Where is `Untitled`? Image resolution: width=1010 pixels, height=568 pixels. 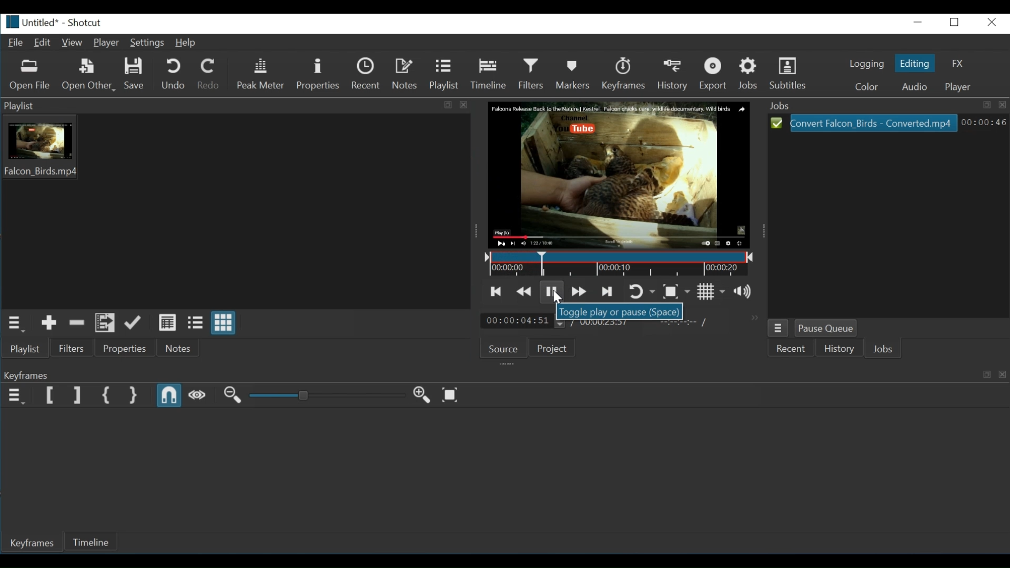 Untitled is located at coordinates (29, 22).